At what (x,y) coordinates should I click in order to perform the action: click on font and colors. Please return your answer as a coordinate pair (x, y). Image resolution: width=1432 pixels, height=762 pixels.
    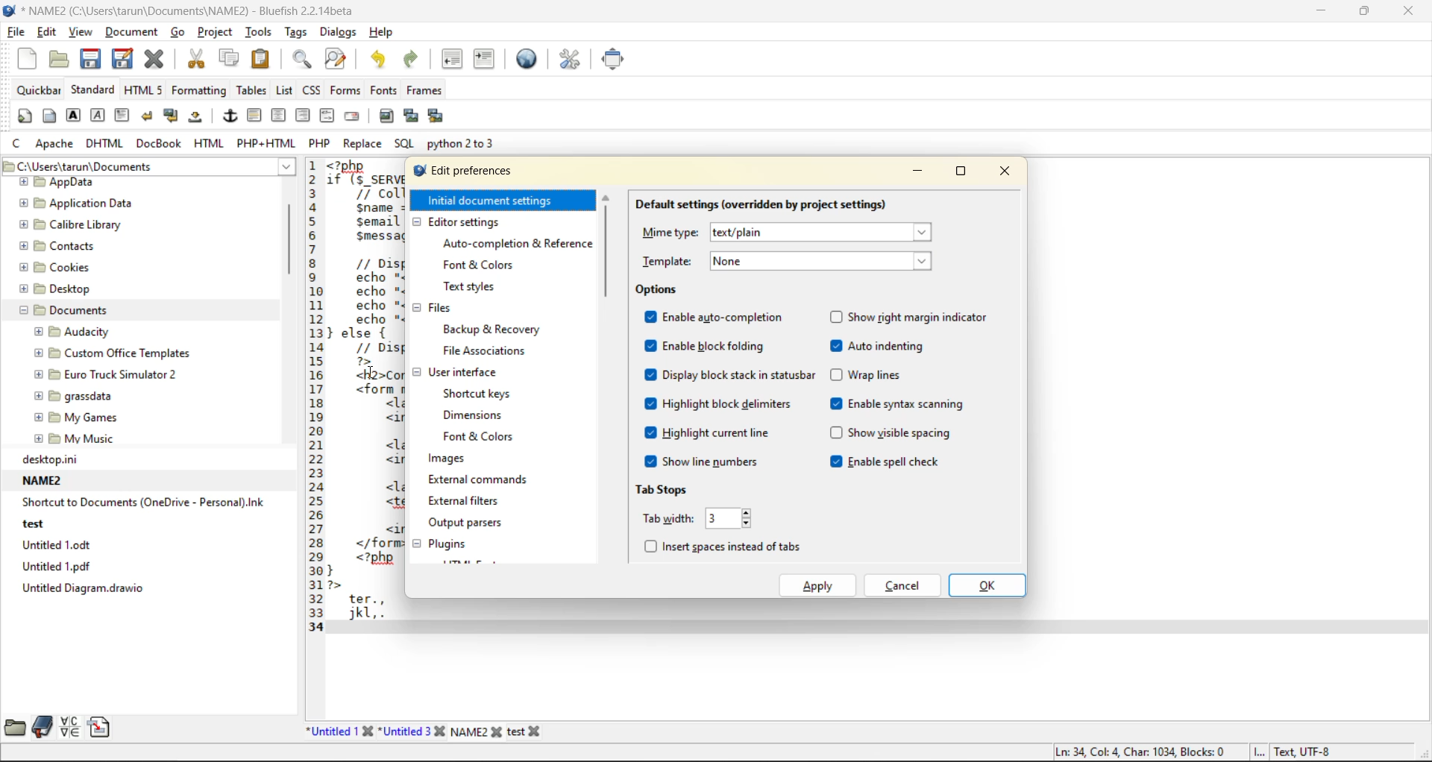
    Looking at the image, I should click on (481, 436).